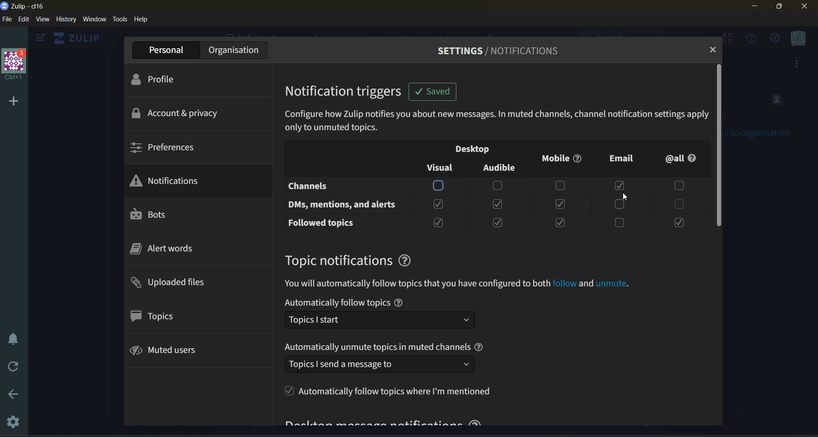 The width and height of the screenshot is (818, 437). What do you see at coordinates (619, 224) in the screenshot?
I see `checkbox` at bounding box center [619, 224].